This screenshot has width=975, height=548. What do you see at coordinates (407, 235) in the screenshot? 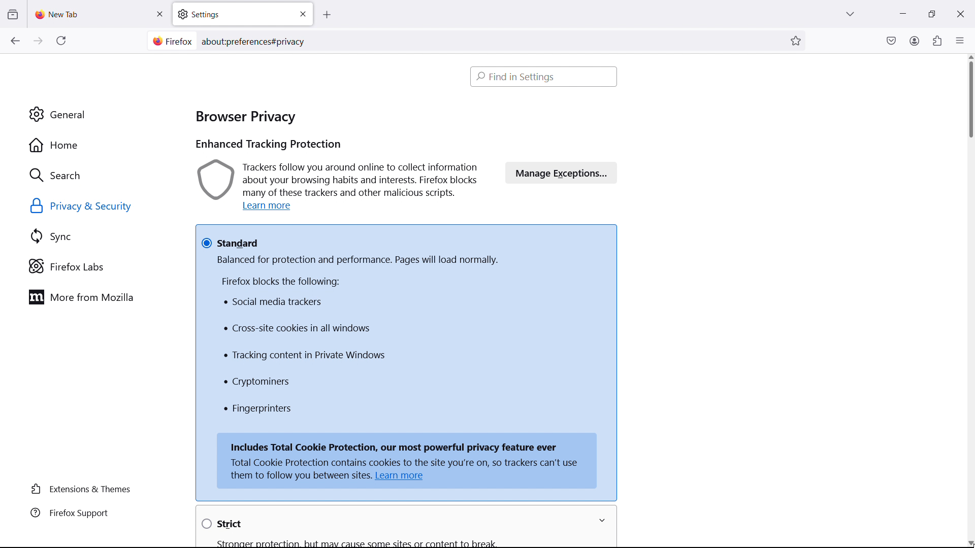
I see `standard privacy & security option` at bounding box center [407, 235].